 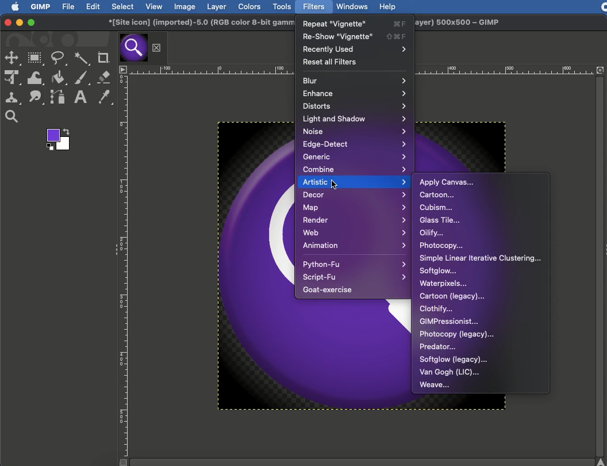 What do you see at coordinates (355, 277) in the screenshot?
I see `Script fu` at bounding box center [355, 277].